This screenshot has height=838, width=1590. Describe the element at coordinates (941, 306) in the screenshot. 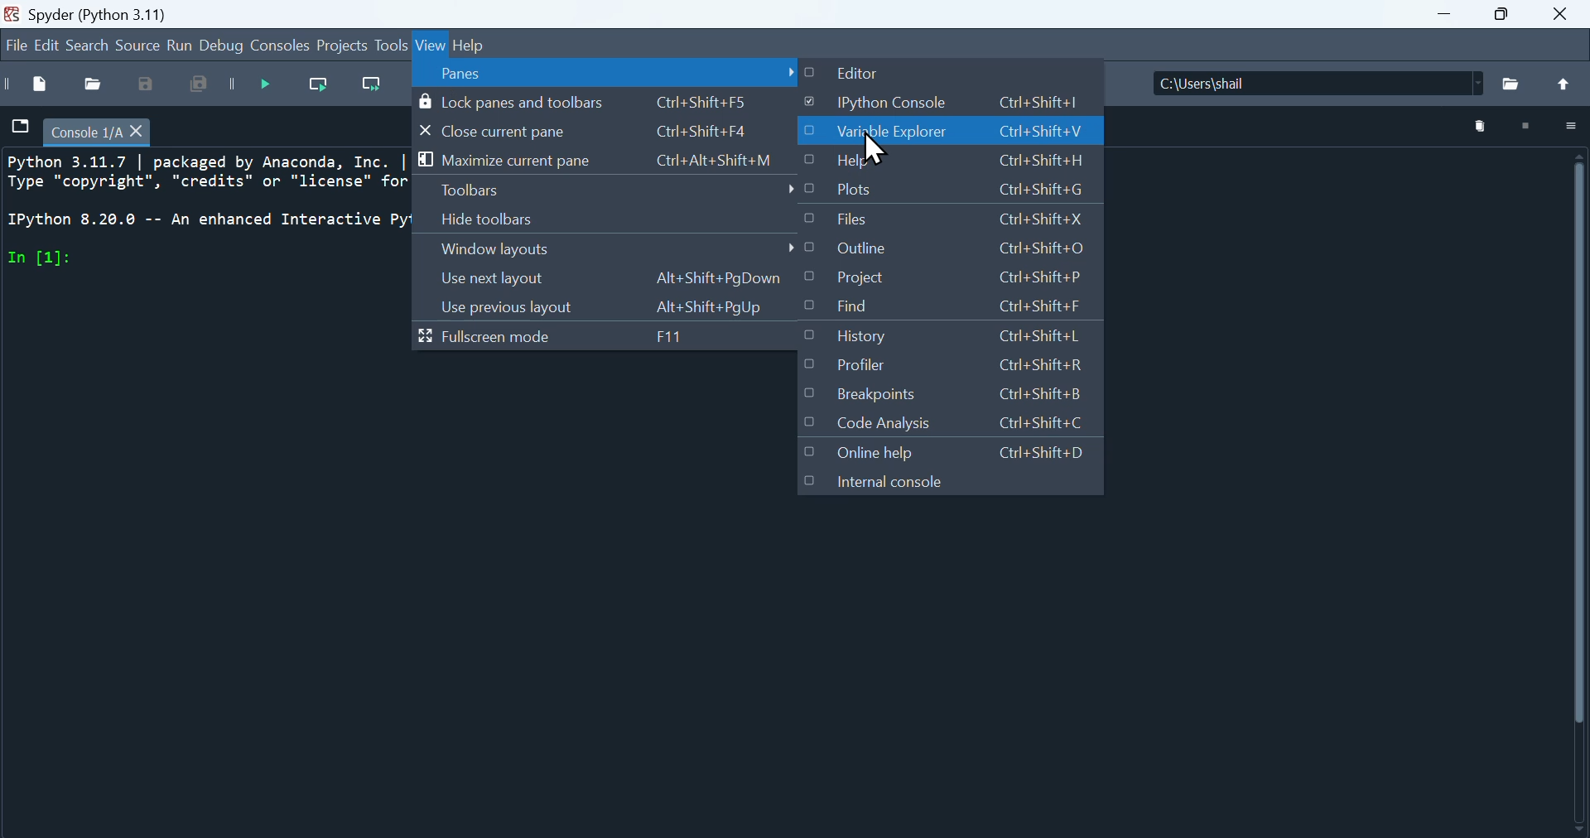

I see `Find` at that location.